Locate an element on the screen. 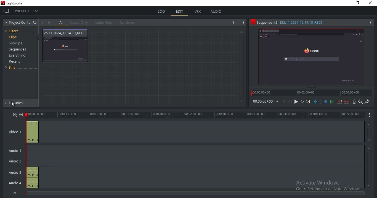 Image resolution: width=377 pixels, height=198 pixels. sequence is located at coordinates (311, 22).